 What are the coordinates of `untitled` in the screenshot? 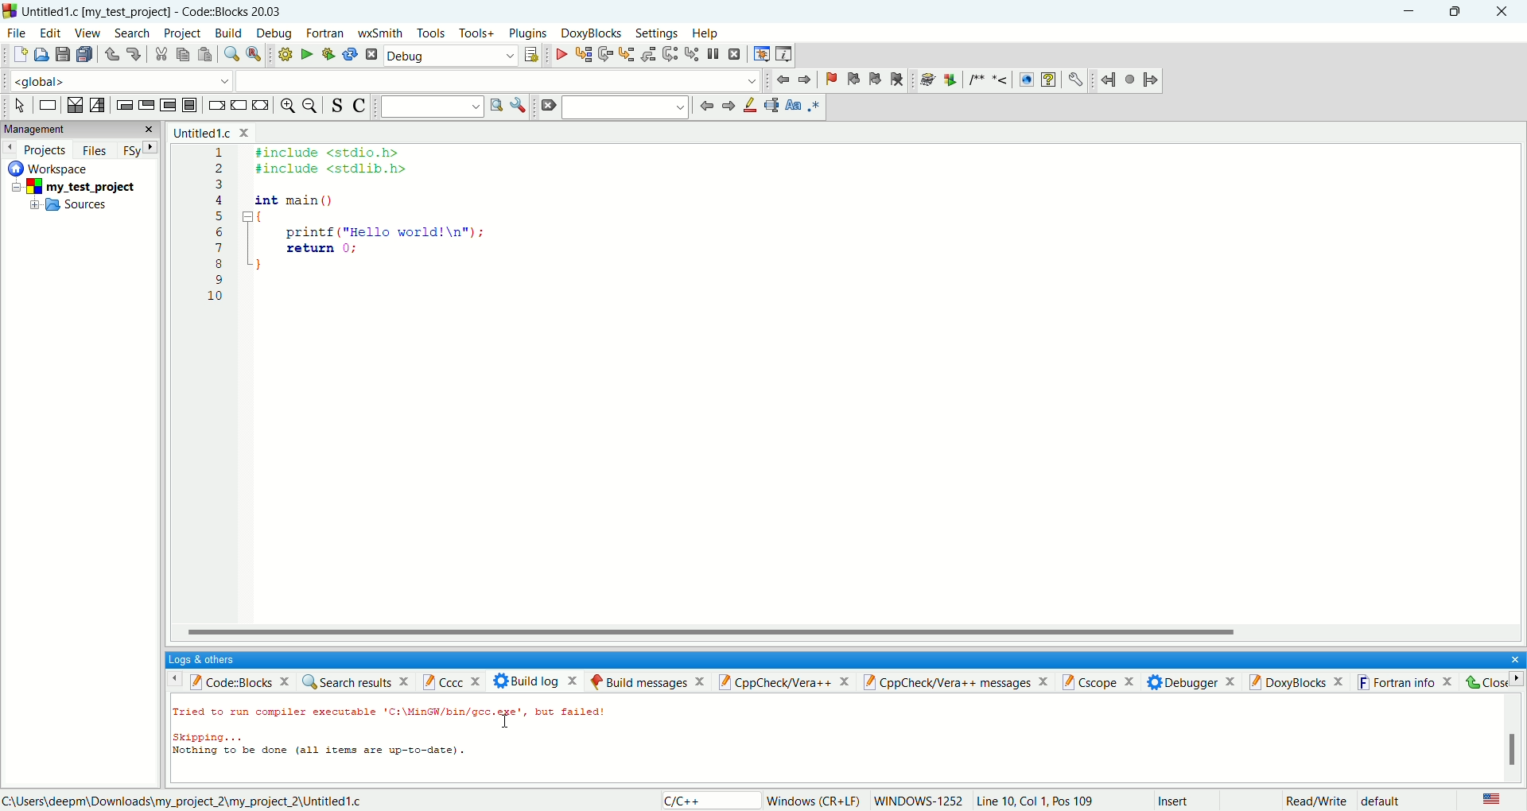 It's located at (211, 132).